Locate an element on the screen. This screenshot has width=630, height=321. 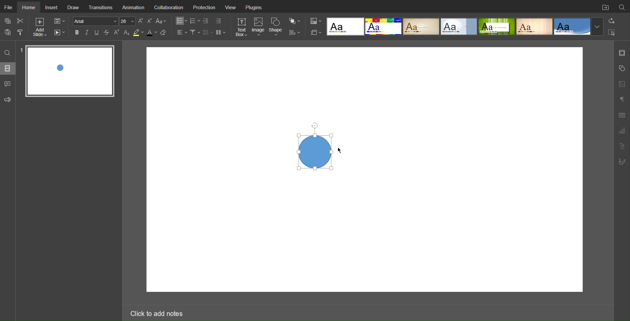
Image is located at coordinates (259, 27).